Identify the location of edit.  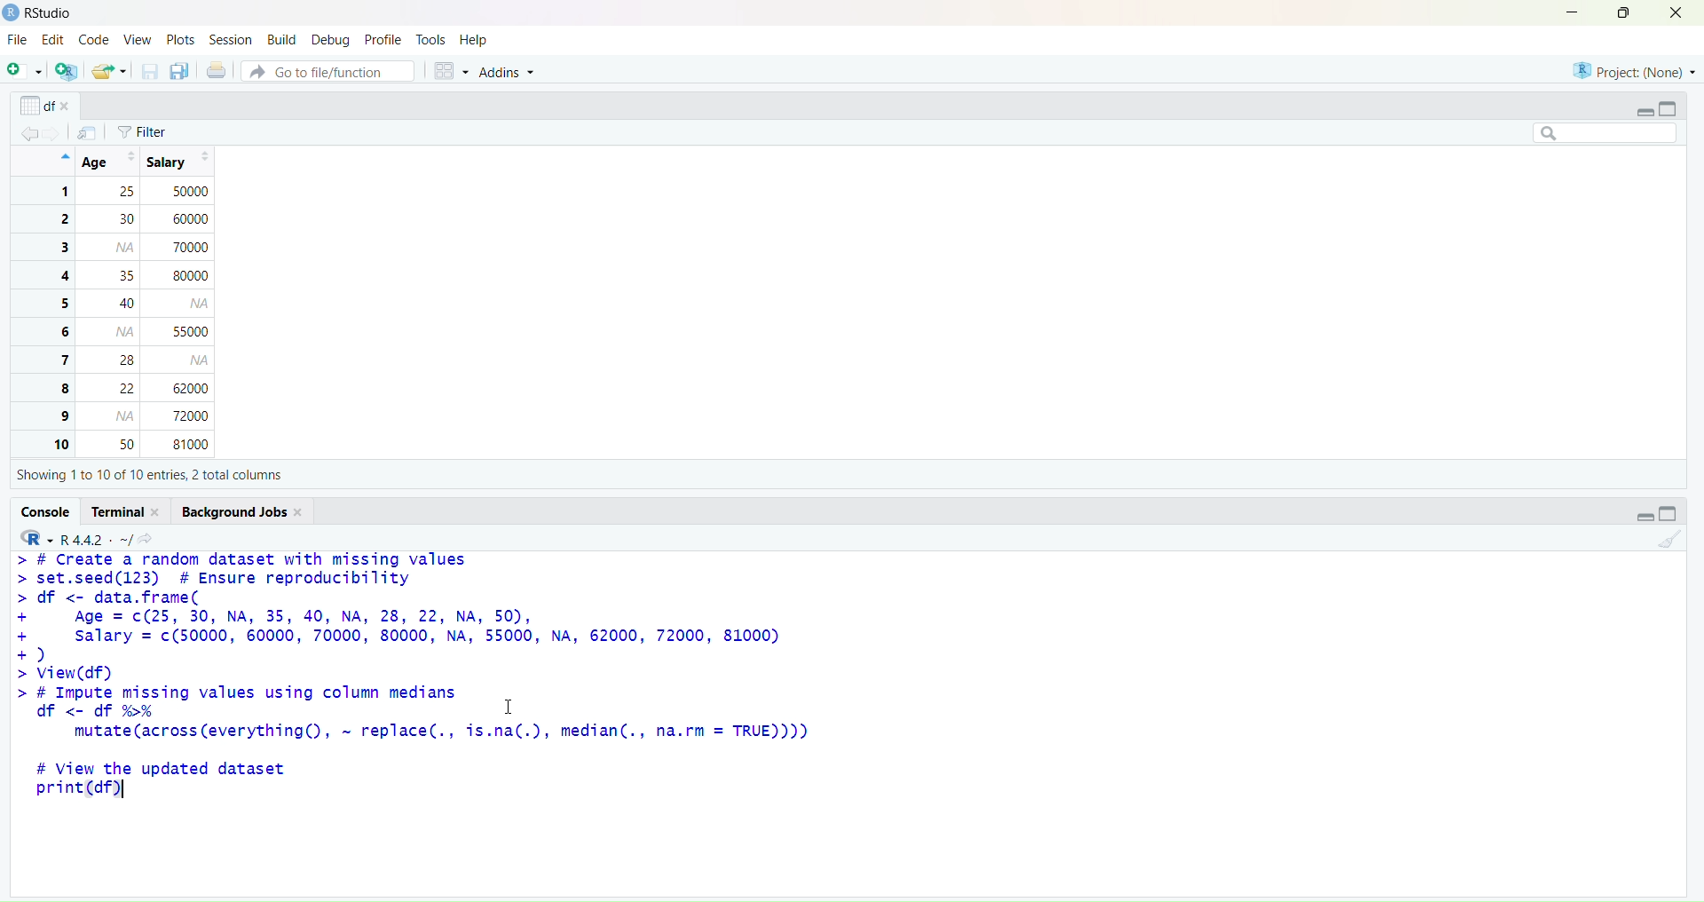
(54, 40).